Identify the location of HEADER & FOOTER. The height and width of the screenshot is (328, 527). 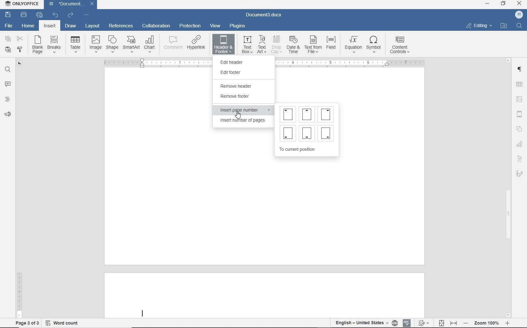
(520, 115).